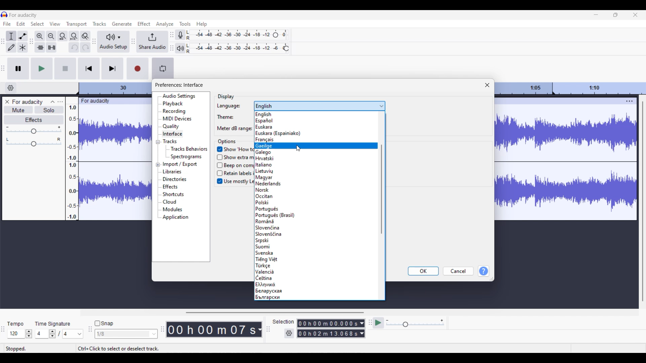 This screenshot has height=363, width=646. I want to click on Skip/Select to start, so click(89, 69).